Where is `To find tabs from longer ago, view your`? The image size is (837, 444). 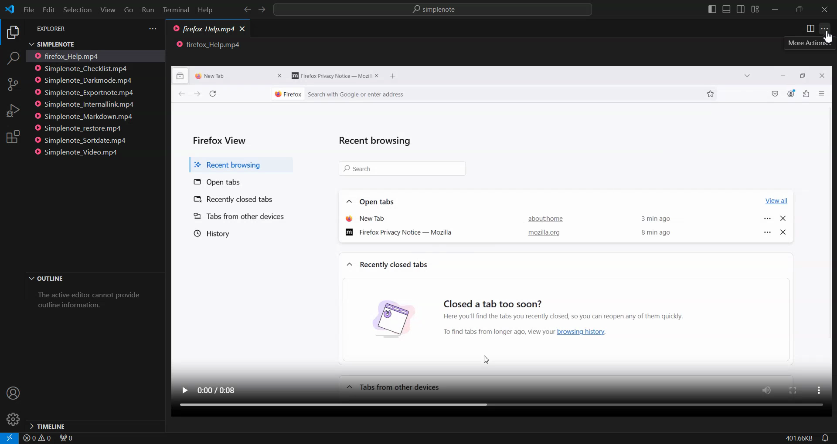 To find tabs from longer ago, view your is located at coordinates (494, 332).